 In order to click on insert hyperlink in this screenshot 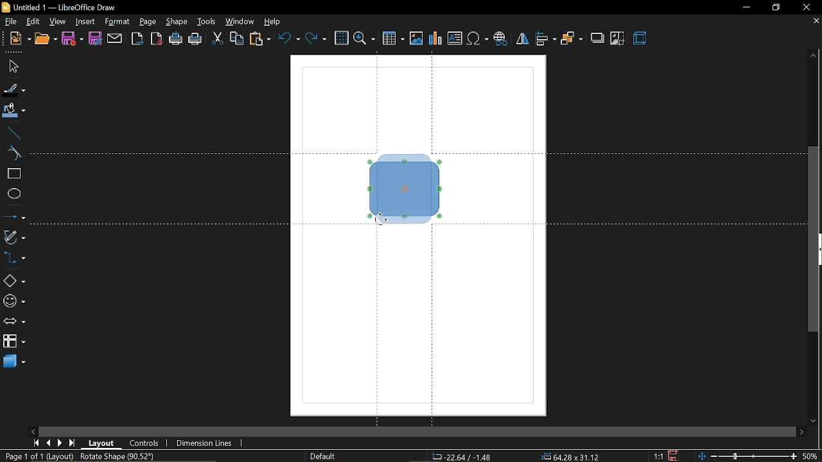, I will do `click(501, 40)`.